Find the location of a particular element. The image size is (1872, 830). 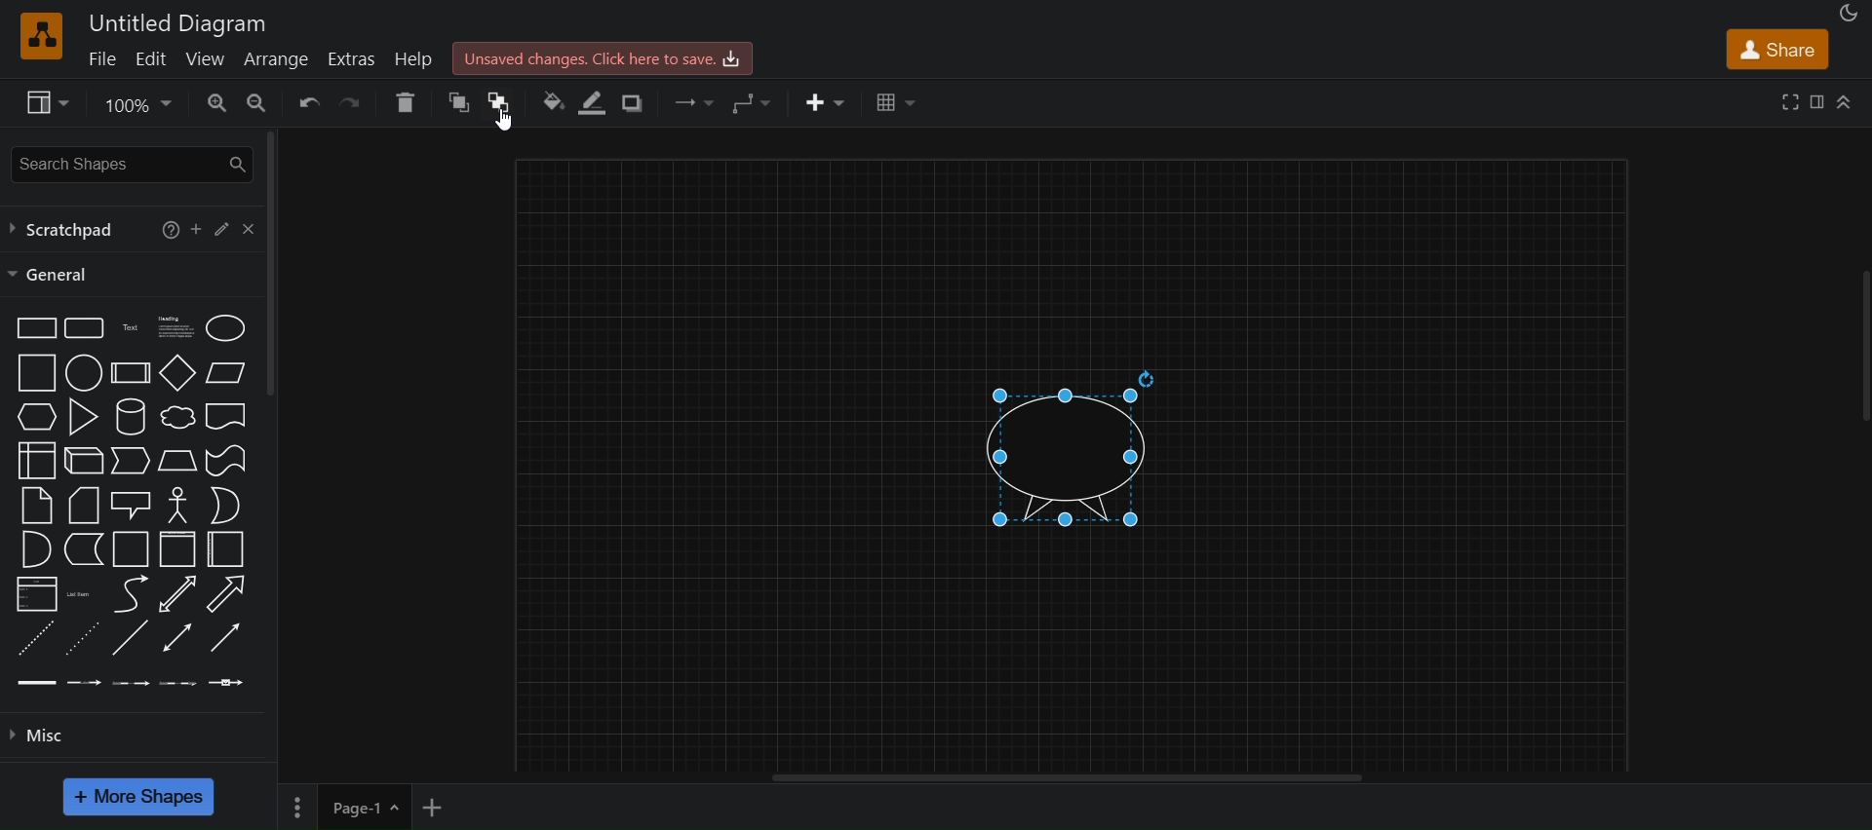

general is located at coordinates (54, 276).